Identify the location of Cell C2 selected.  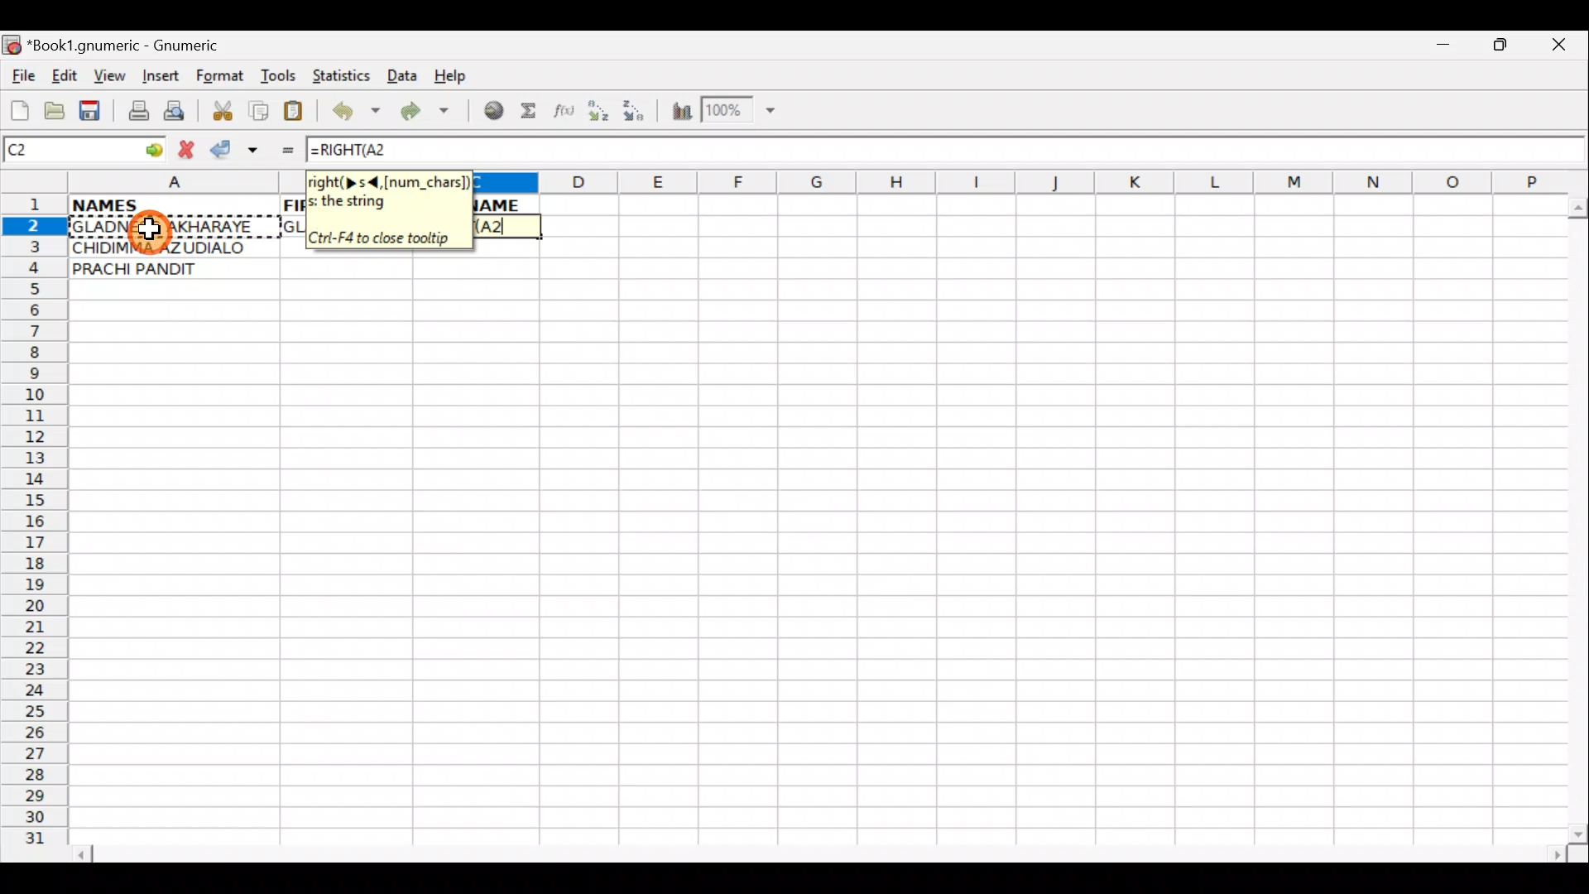
(506, 227).